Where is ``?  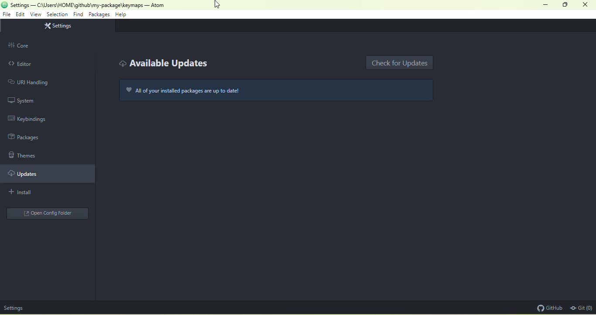  is located at coordinates (29, 138).